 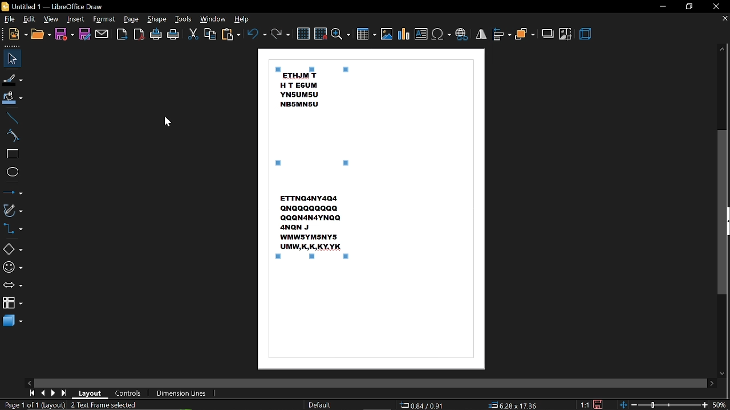 What do you see at coordinates (104, 19) in the screenshot?
I see `format` at bounding box center [104, 19].